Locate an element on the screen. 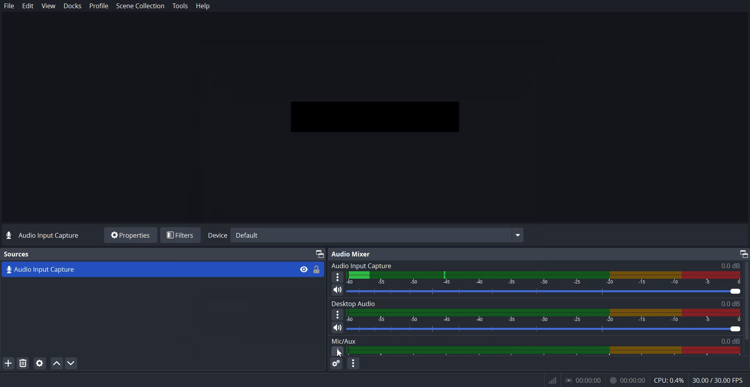 This screenshot has height=387, width=750. Volume level adjuster is located at coordinates (548, 330).